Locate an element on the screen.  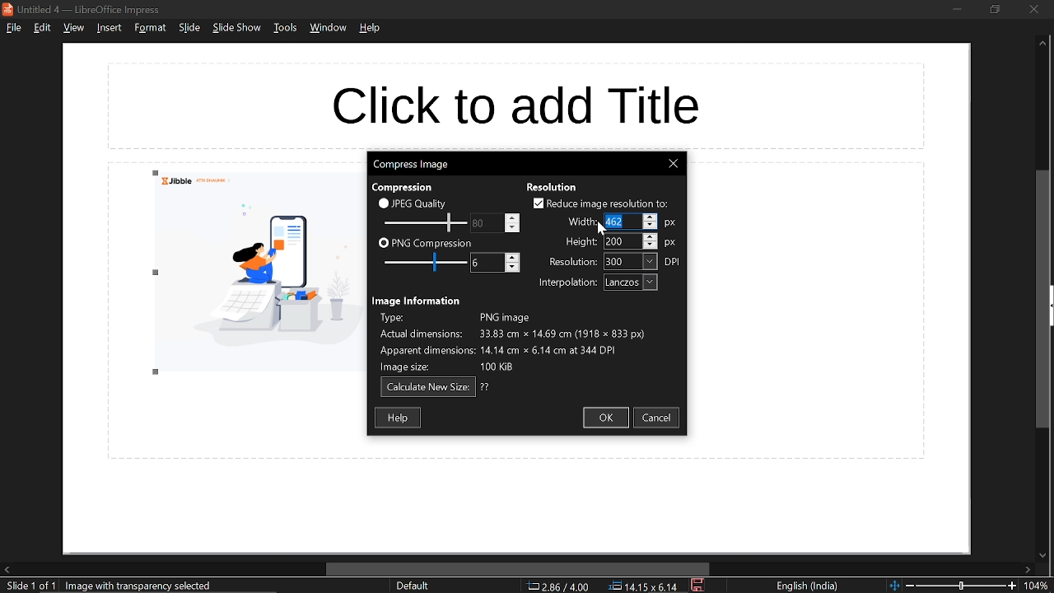
height is located at coordinates (579, 242).